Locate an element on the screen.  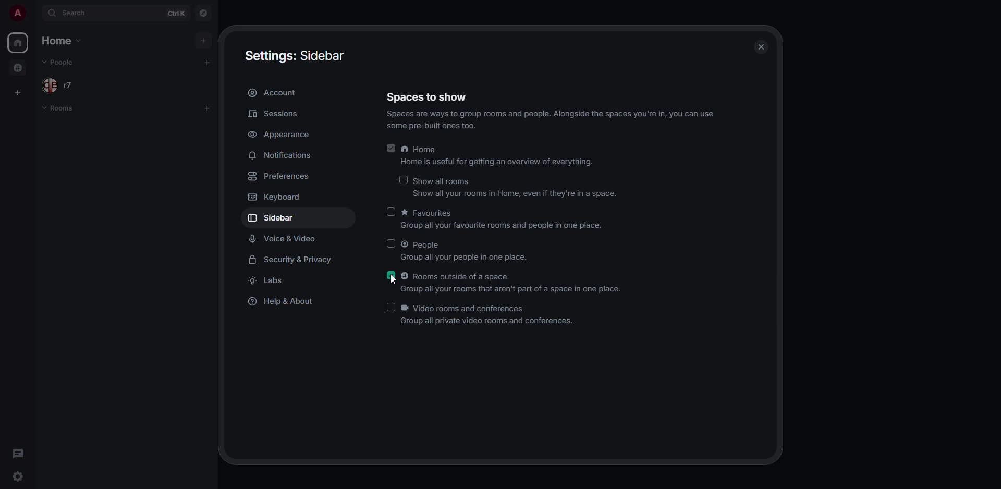
create space is located at coordinates (17, 92).